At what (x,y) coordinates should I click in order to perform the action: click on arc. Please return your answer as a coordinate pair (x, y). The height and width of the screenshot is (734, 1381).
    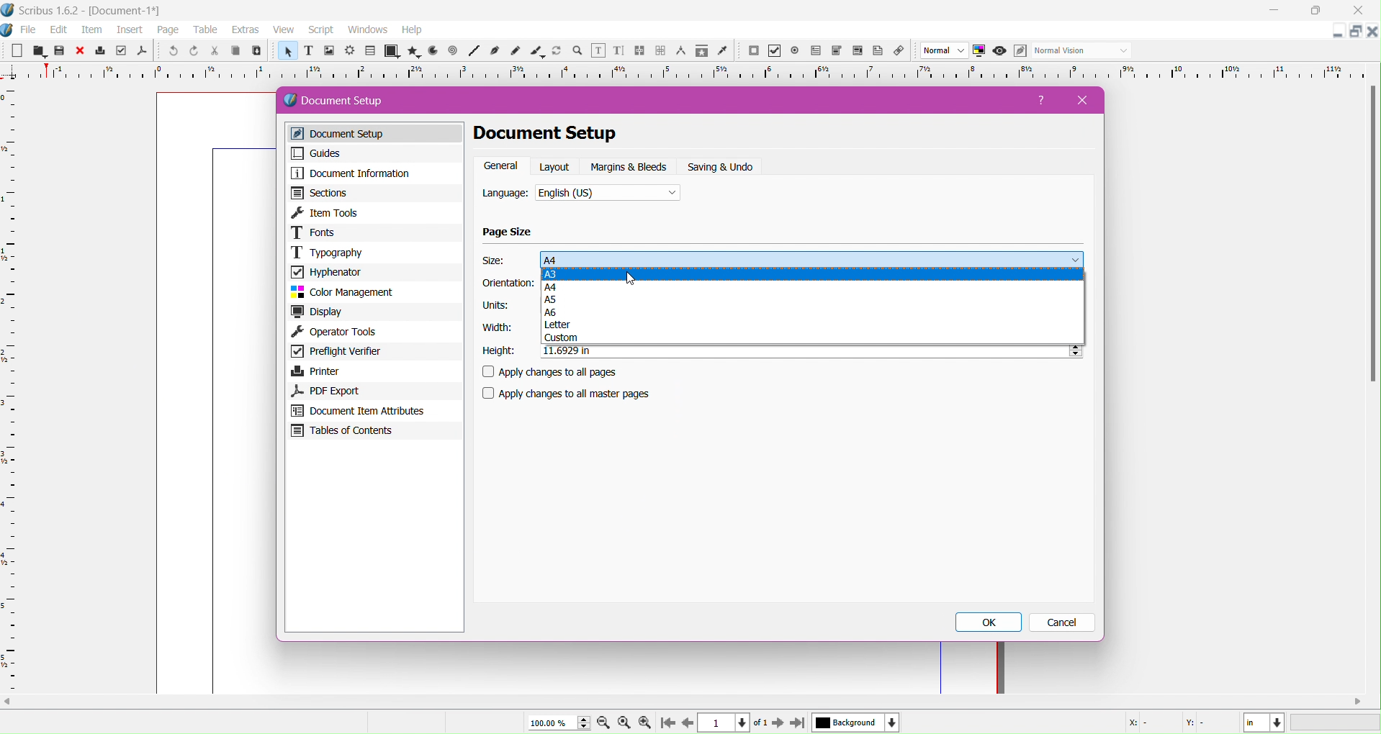
    Looking at the image, I should click on (431, 51).